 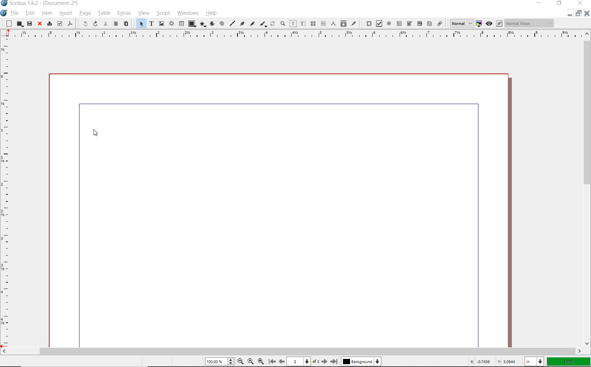 What do you see at coordinates (65, 13) in the screenshot?
I see `insert` at bounding box center [65, 13].